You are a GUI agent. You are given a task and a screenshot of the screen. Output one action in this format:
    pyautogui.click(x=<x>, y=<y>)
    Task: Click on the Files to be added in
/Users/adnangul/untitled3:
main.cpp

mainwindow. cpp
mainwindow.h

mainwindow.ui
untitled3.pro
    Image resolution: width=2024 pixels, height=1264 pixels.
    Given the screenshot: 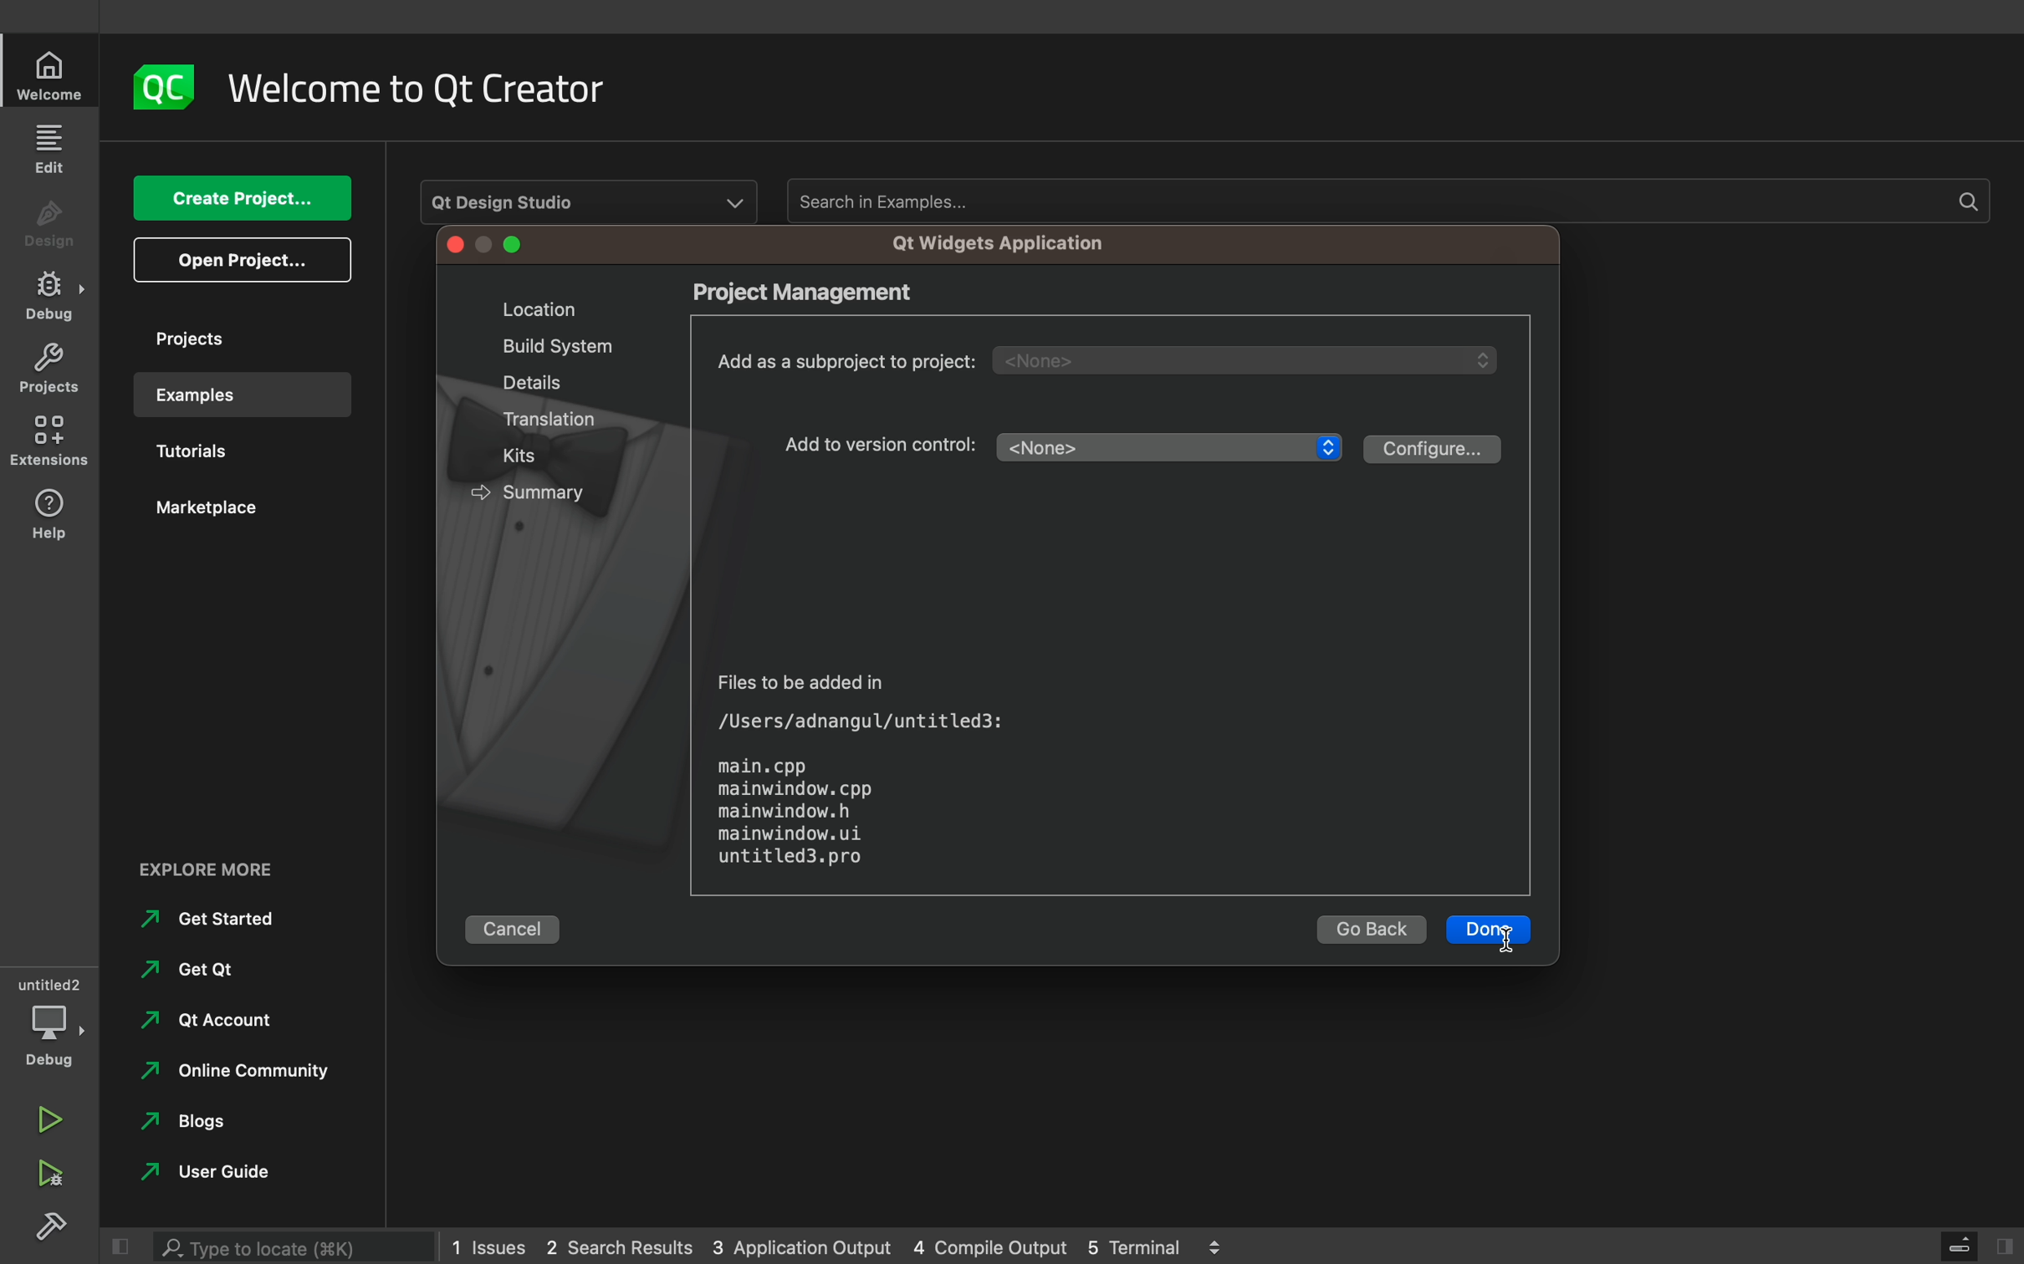 What is the action you would take?
    pyautogui.click(x=853, y=767)
    